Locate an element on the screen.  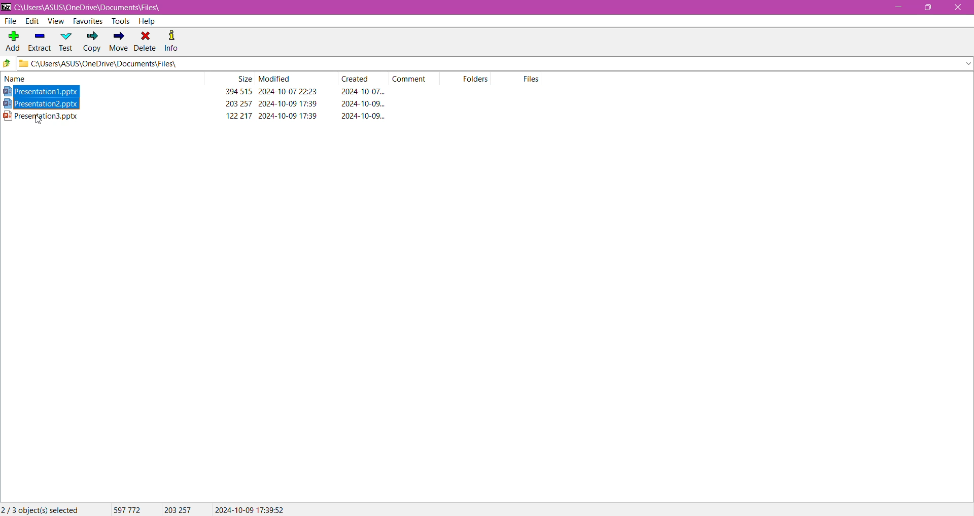
C\Users\ASUS\OneDrive\Documents\Files\ is located at coordinates (116, 64).